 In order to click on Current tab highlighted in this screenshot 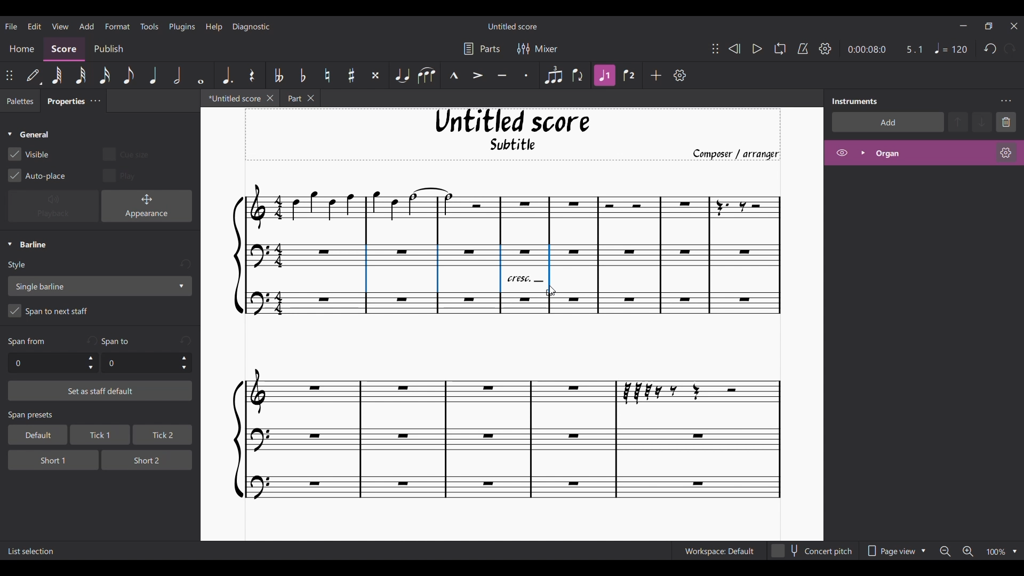, I will do `click(231, 100)`.